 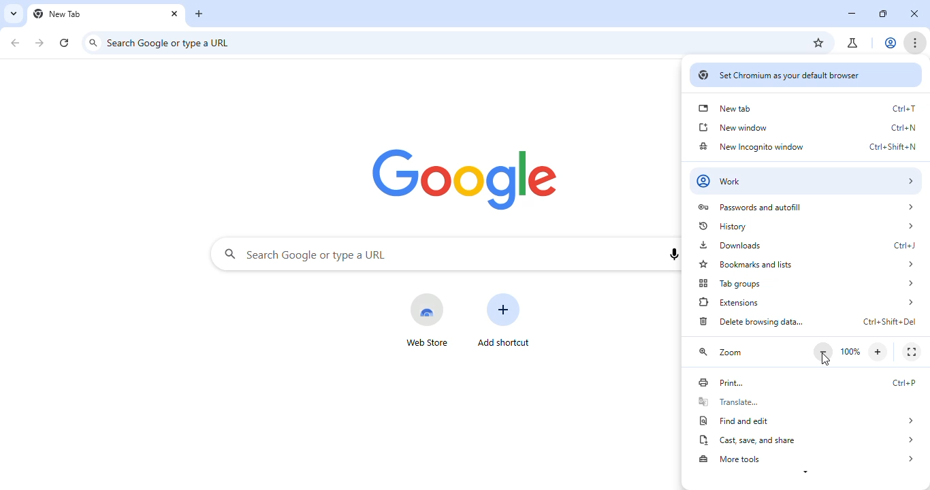 What do you see at coordinates (172, 42) in the screenshot?
I see `search google or type a URL` at bounding box center [172, 42].